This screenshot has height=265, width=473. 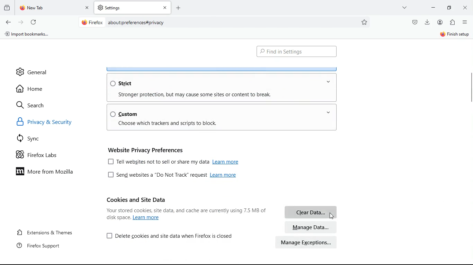 I want to click on minimize, so click(x=451, y=7).